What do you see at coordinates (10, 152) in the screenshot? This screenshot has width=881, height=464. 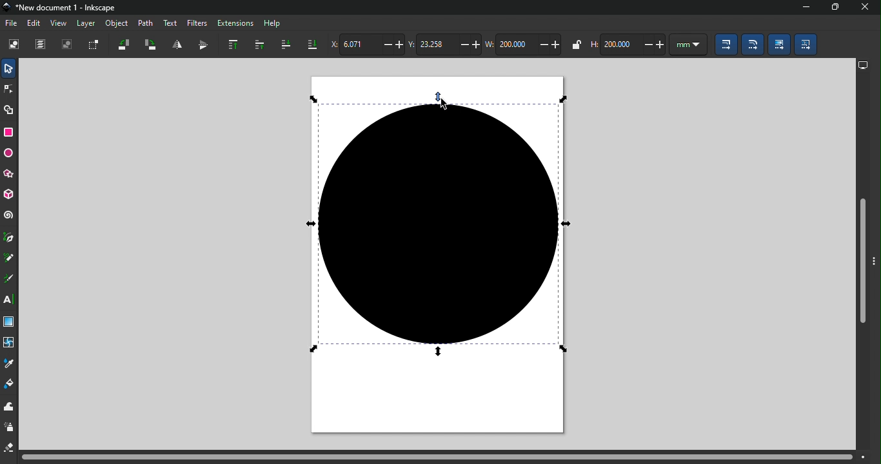 I see `Ellipse/arc tool` at bounding box center [10, 152].